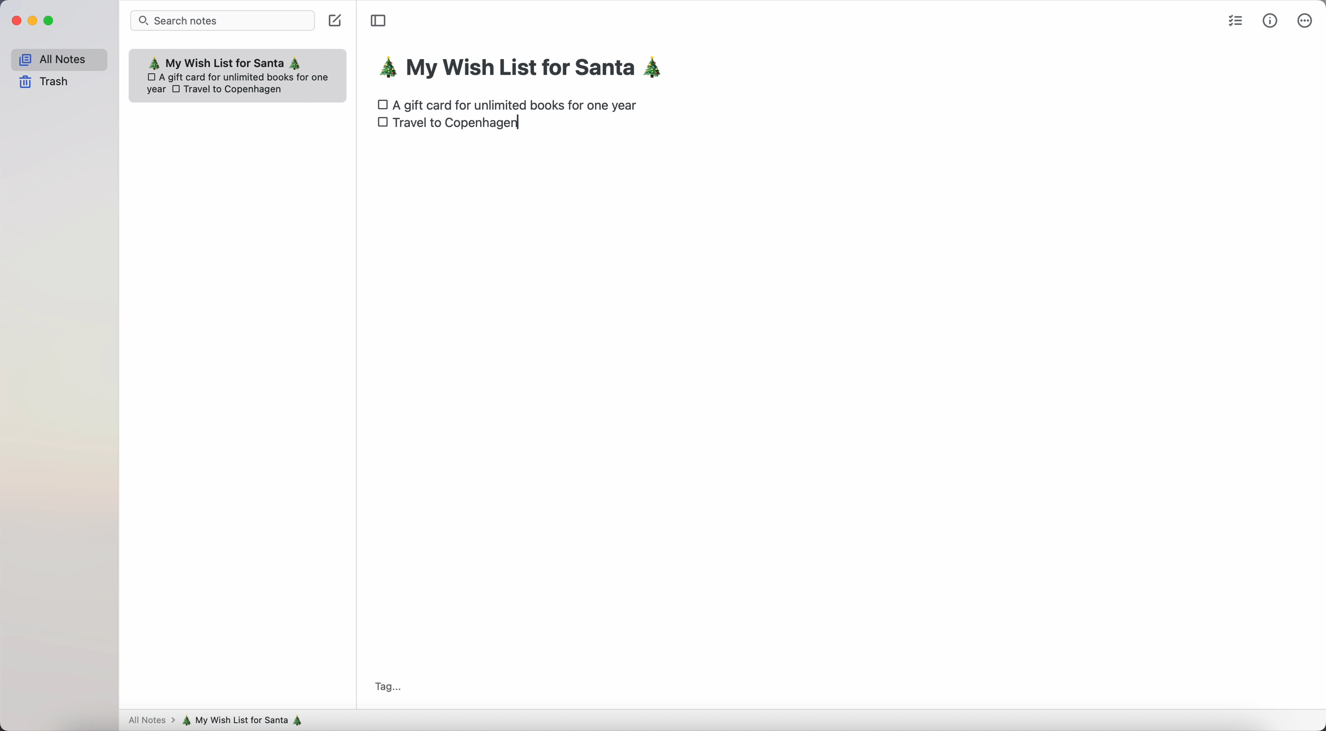  Describe the element at coordinates (149, 721) in the screenshot. I see `all notes` at that location.